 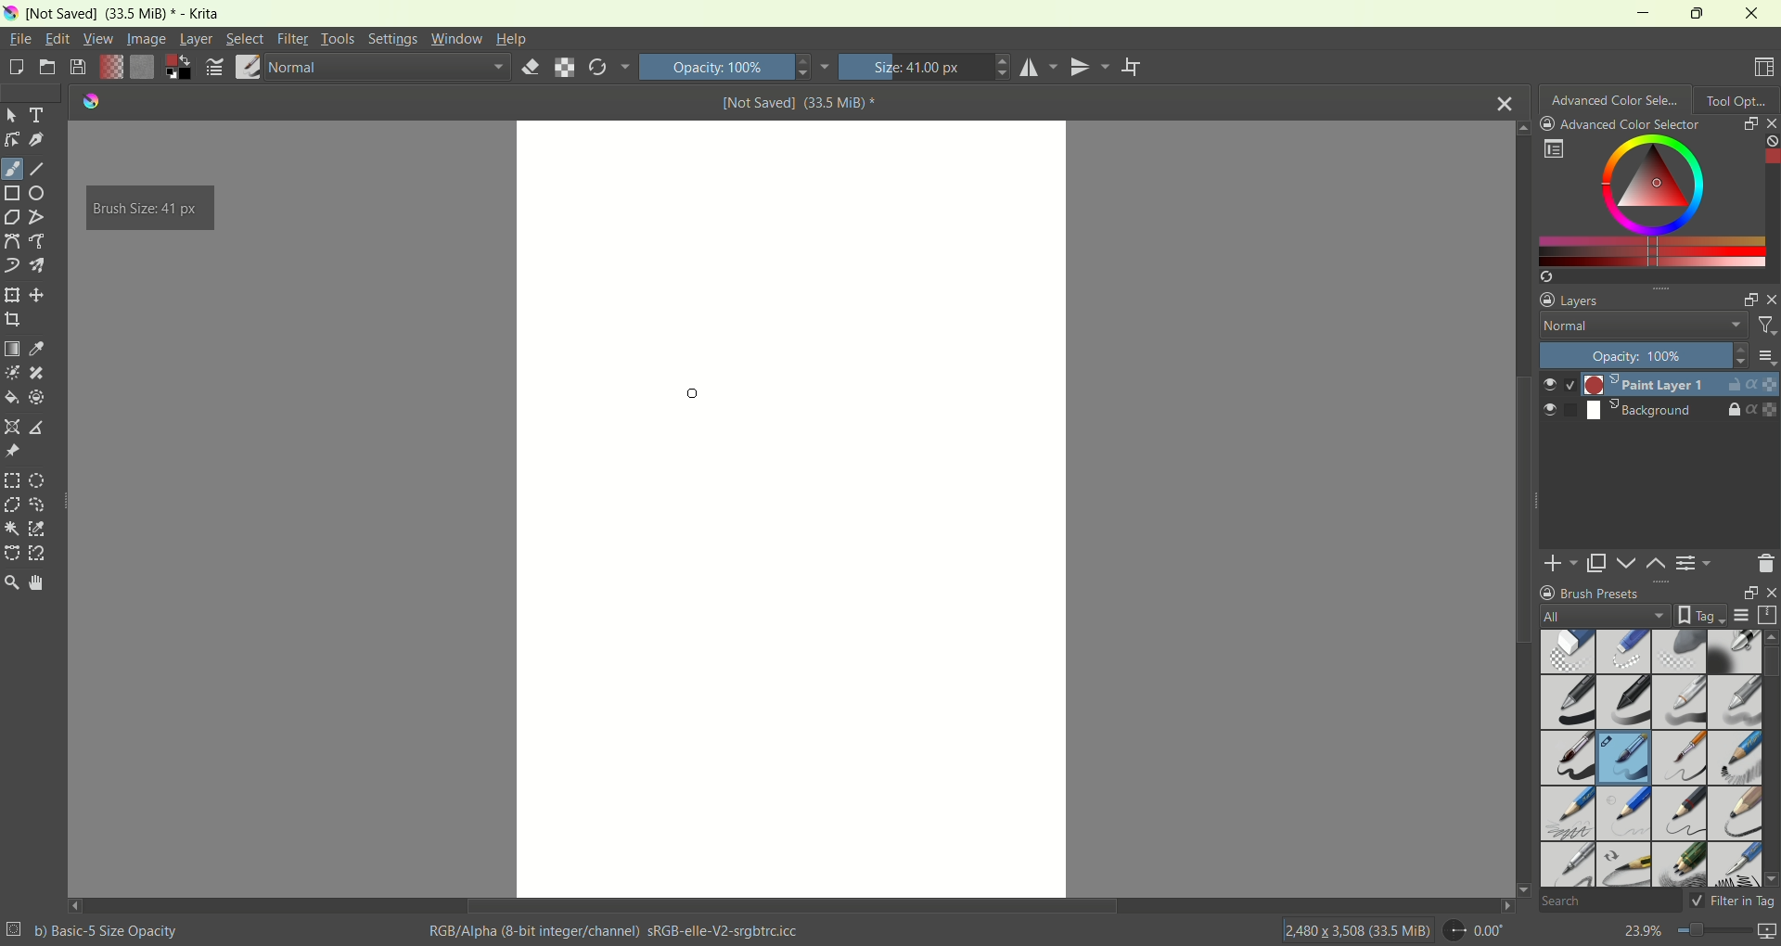 I want to click on multibrush, so click(x=37, y=265).